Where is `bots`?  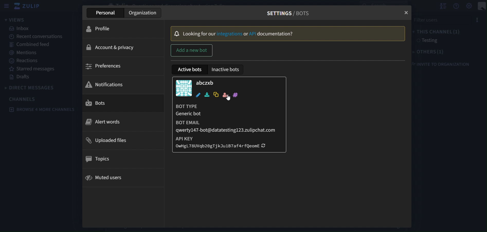
bots is located at coordinates (105, 103).